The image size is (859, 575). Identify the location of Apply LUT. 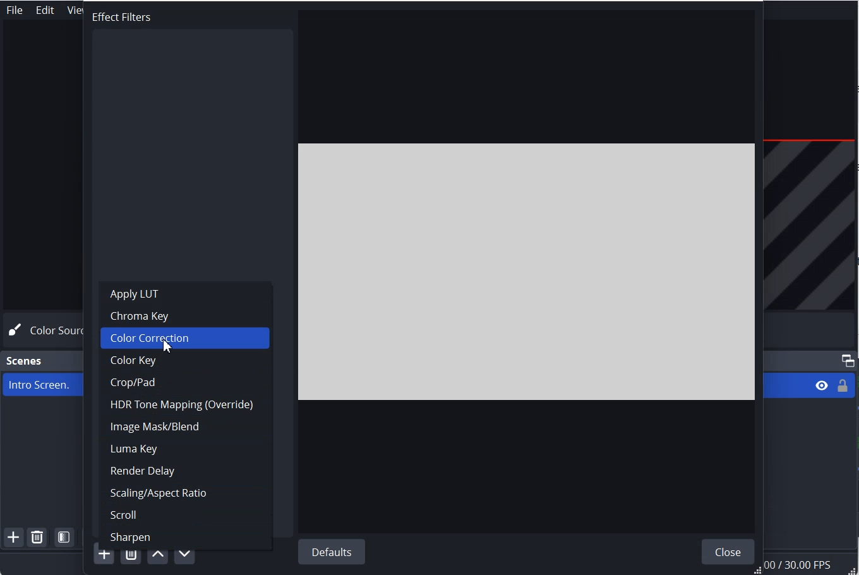
(183, 294).